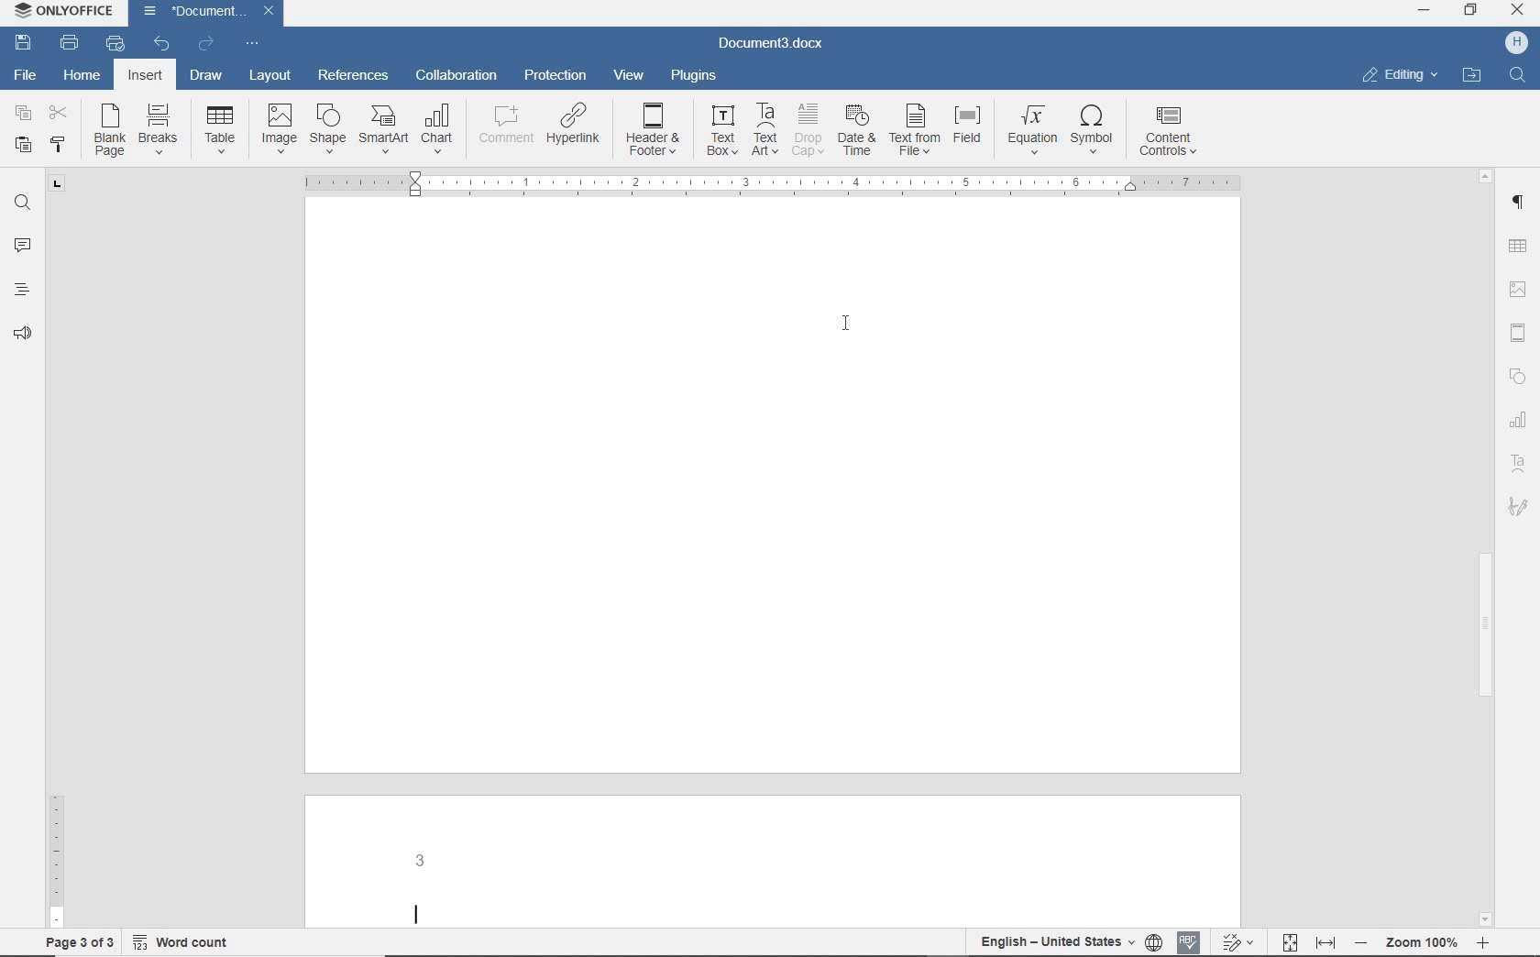 The width and height of the screenshot is (1540, 957). I want to click on Horizontal ruler, so click(774, 187).